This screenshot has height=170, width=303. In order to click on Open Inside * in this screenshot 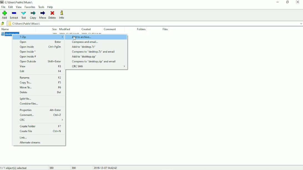, I will do `click(28, 51)`.